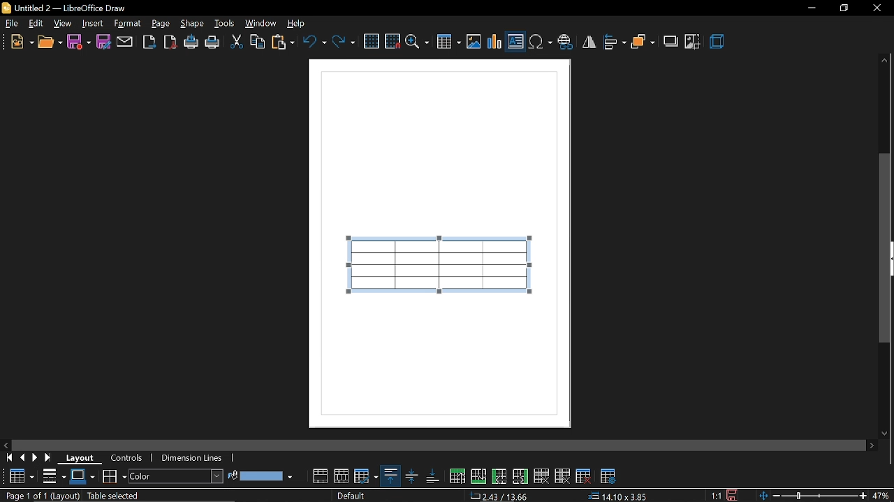 The image size is (894, 502). Describe the element at coordinates (448, 41) in the screenshot. I see `insert table` at that location.